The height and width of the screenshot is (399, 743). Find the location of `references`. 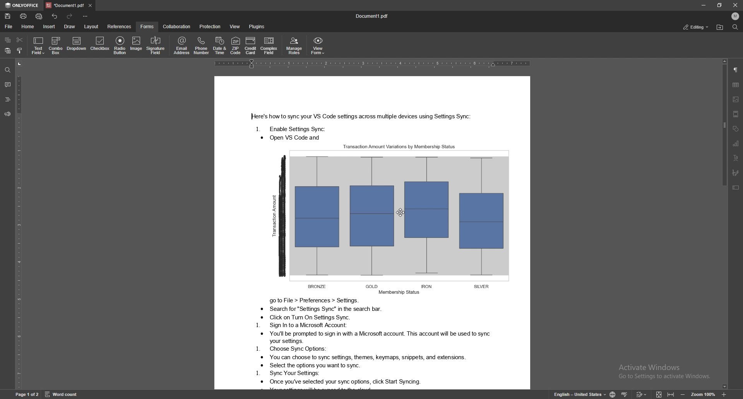

references is located at coordinates (120, 26).